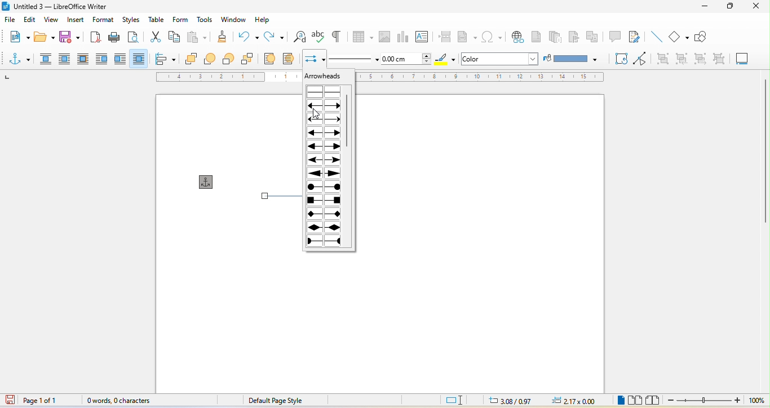 This screenshot has width=770, height=408. What do you see at coordinates (42, 38) in the screenshot?
I see `open` at bounding box center [42, 38].